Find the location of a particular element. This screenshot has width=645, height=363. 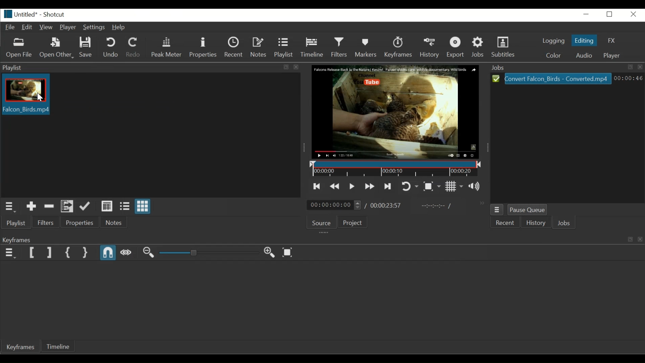

Keyframe is located at coordinates (21, 348).